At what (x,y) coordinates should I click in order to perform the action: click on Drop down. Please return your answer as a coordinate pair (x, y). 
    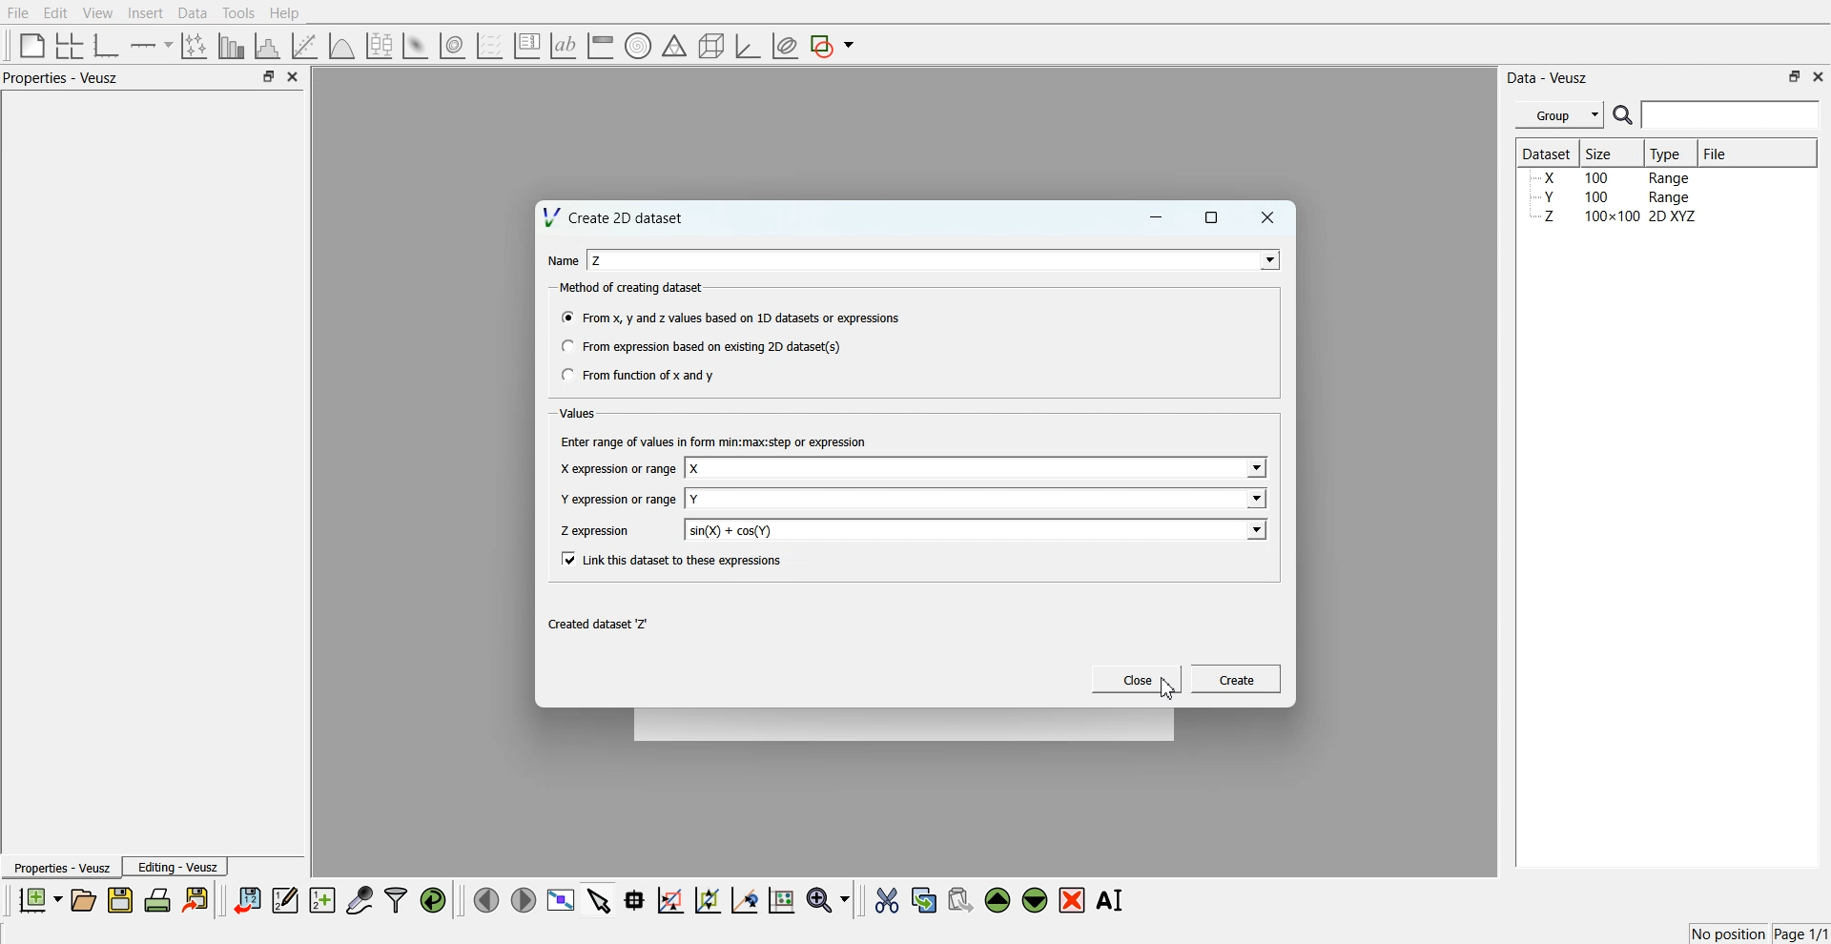
    Looking at the image, I should click on (1254, 469).